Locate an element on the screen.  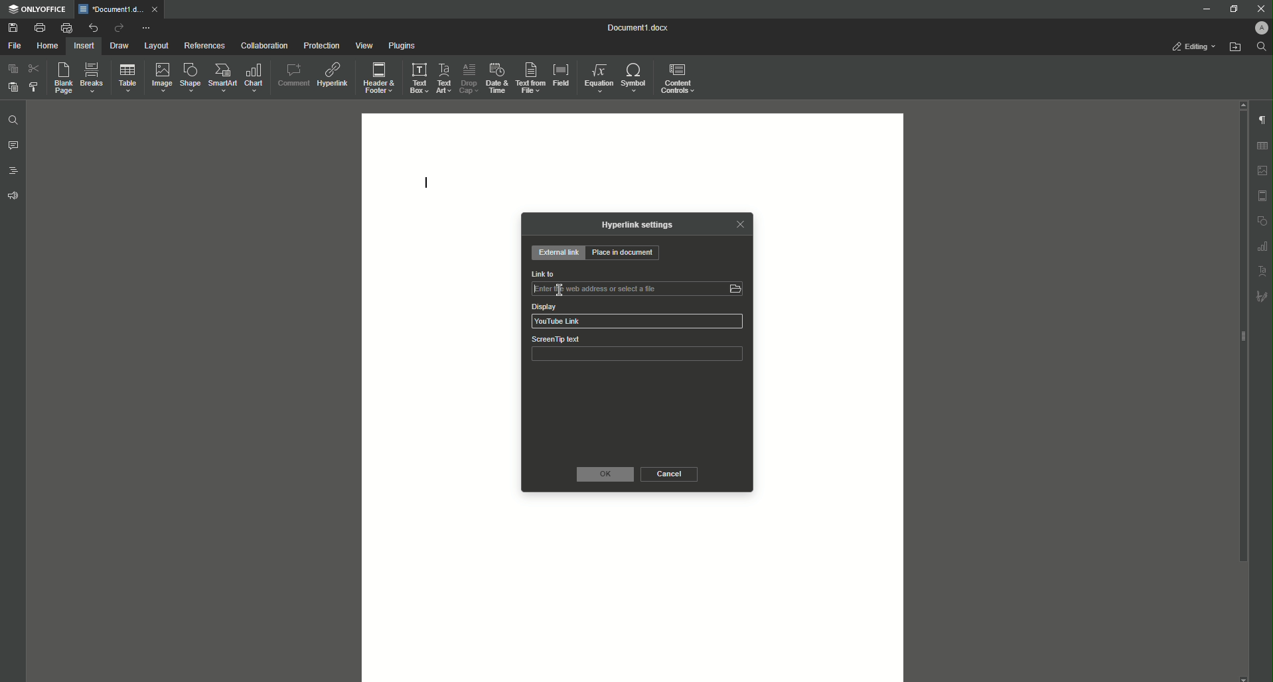
Headings is located at coordinates (13, 171).